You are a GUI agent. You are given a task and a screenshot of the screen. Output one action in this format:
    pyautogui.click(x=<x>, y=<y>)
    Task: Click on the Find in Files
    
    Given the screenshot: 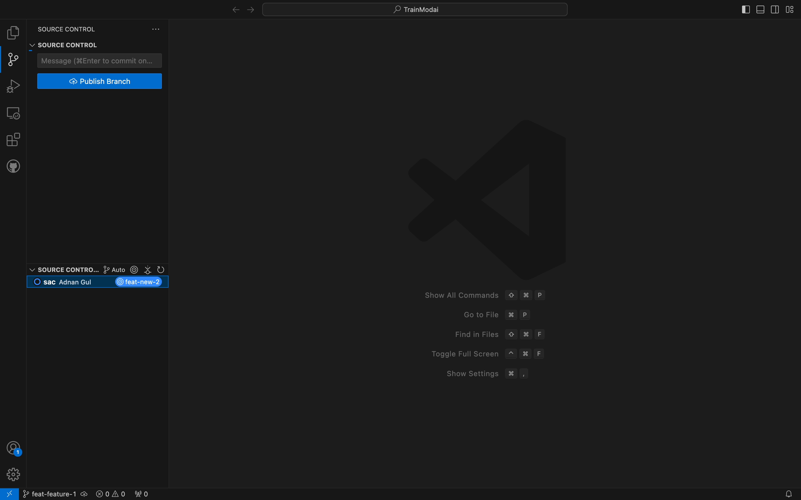 What is the action you would take?
    pyautogui.click(x=471, y=334)
    